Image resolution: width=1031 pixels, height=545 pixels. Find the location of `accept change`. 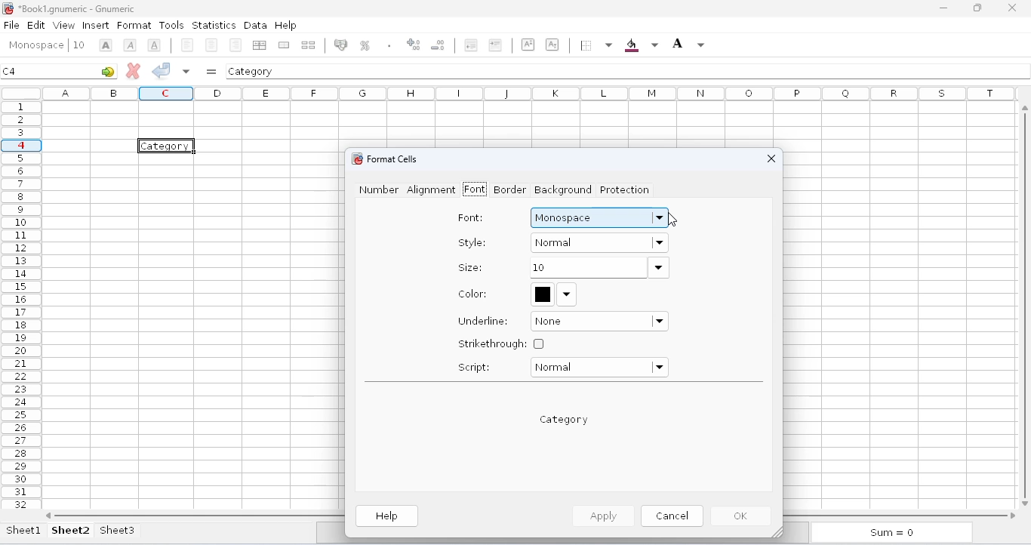

accept change is located at coordinates (162, 69).